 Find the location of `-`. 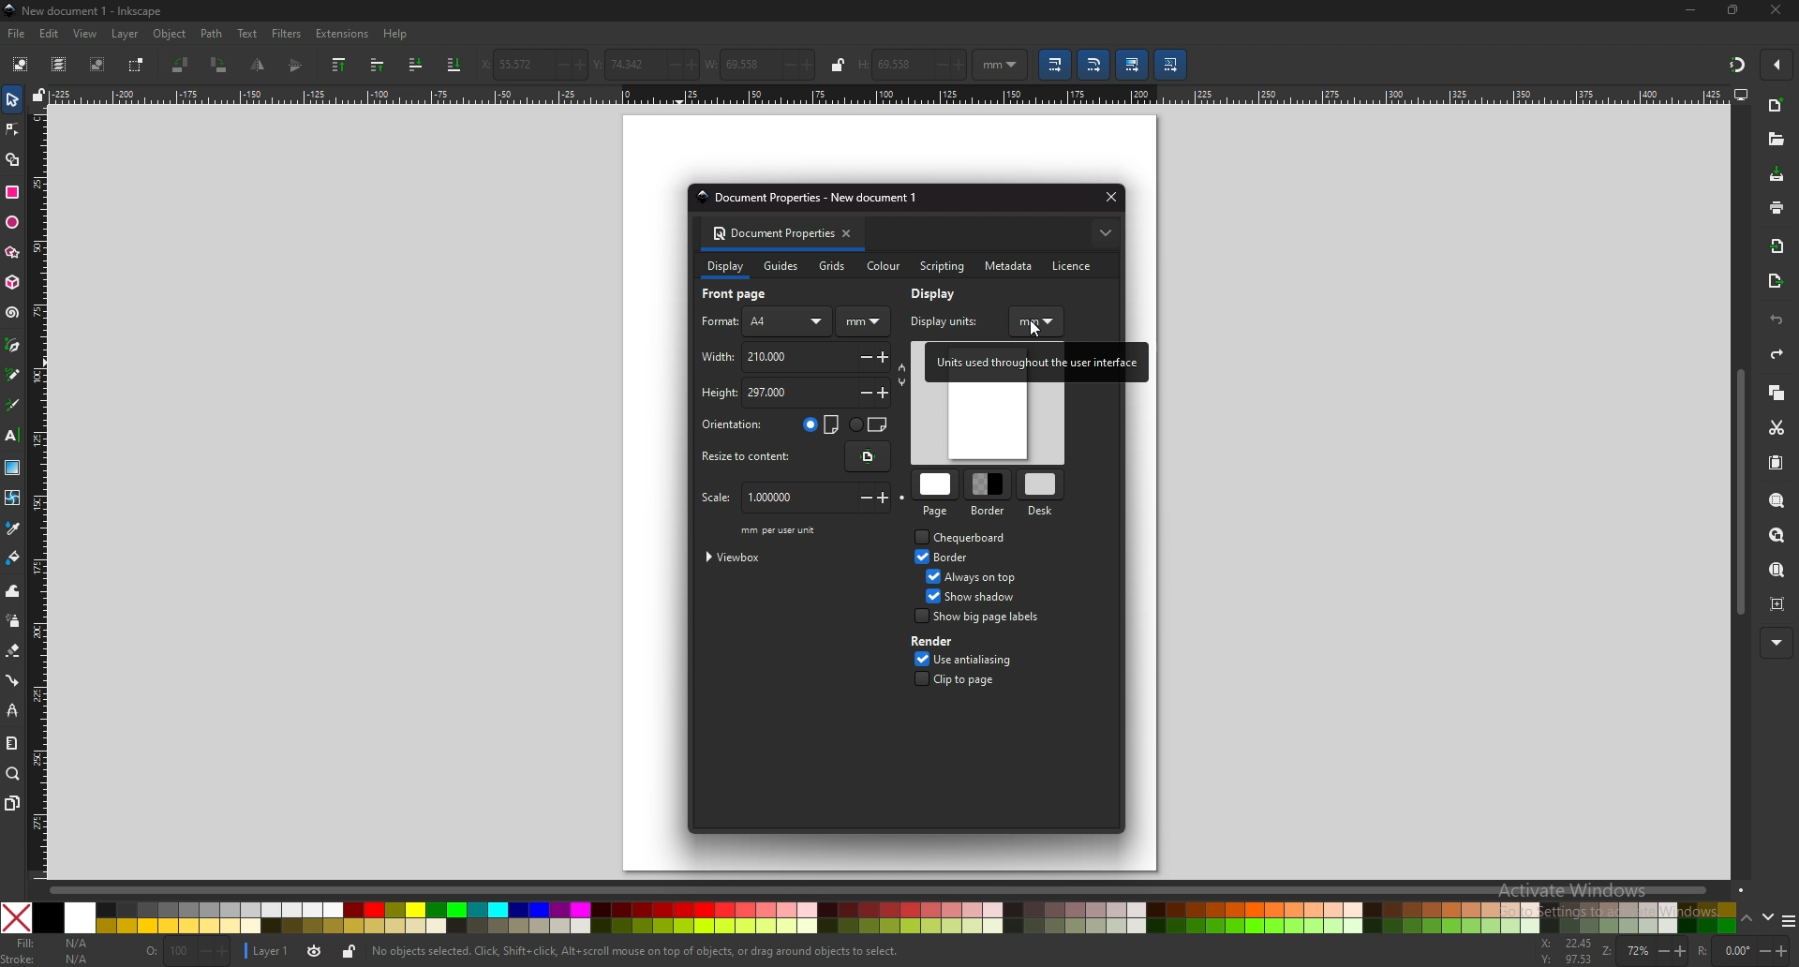

- is located at coordinates (663, 65).